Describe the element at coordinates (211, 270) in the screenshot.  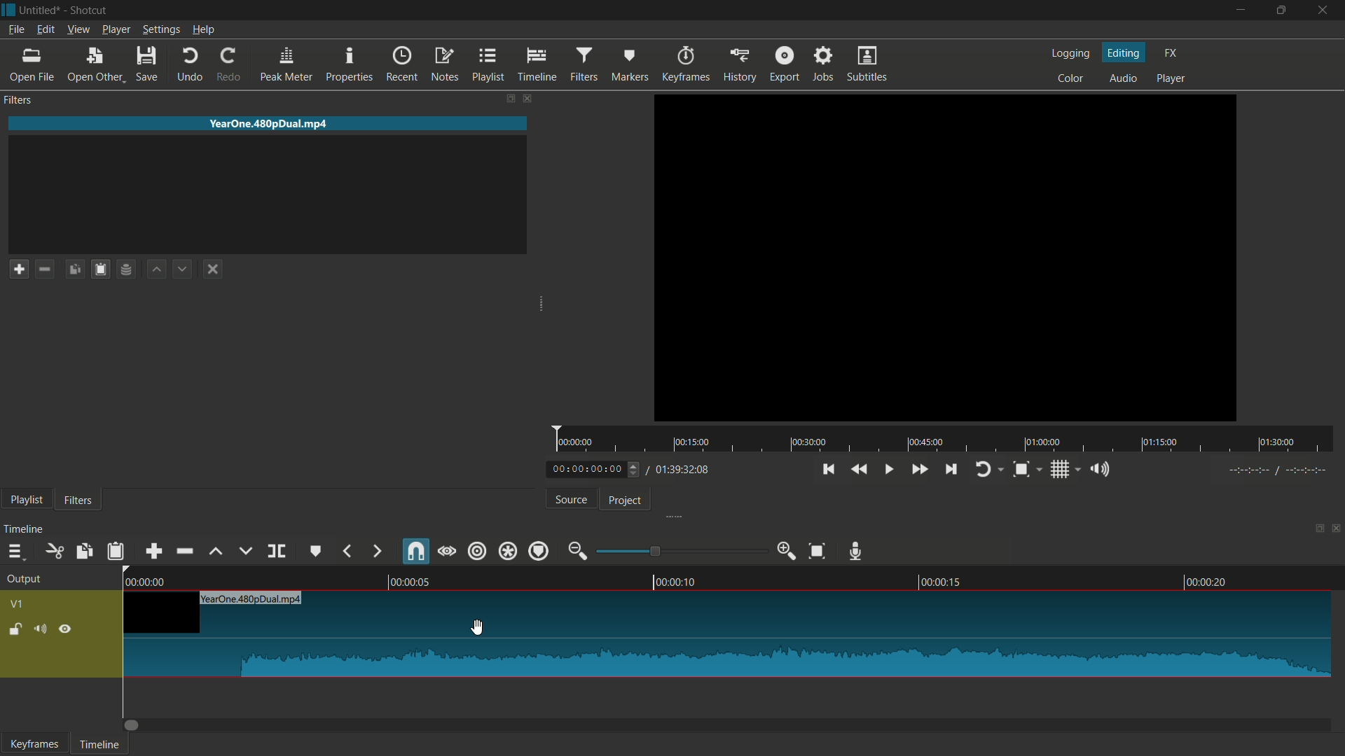
I see `deselect the filter` at that location.